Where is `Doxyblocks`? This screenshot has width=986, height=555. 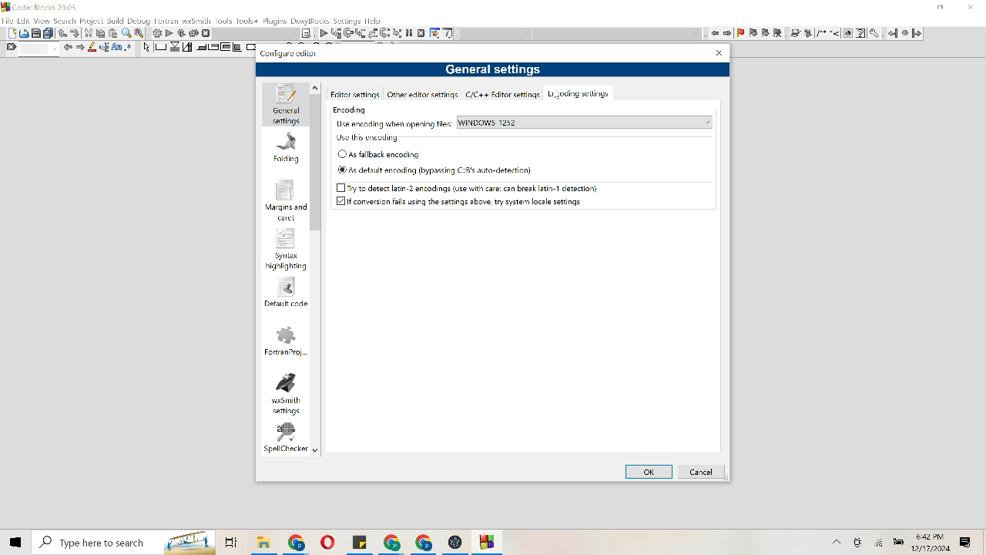
Doxyblocks is located at coordinates (310, 22).